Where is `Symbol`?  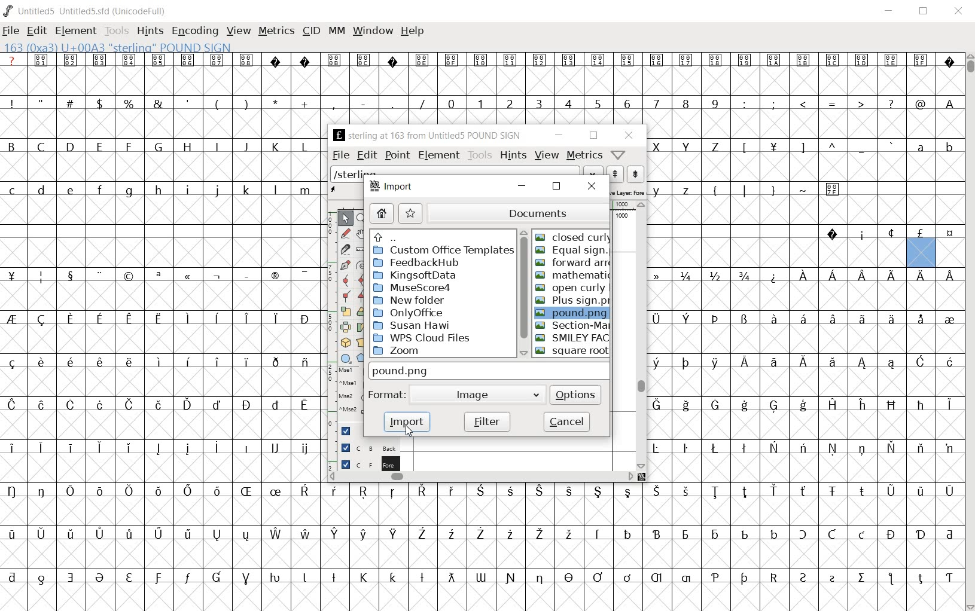 Symbol is located at coordinates (304, 578).